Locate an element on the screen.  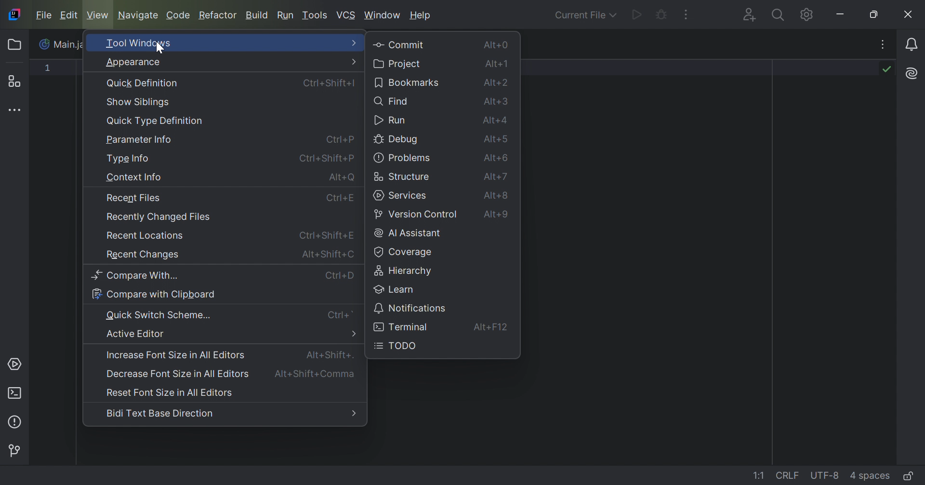
UTF-8 is located at coordinates (825, 476).